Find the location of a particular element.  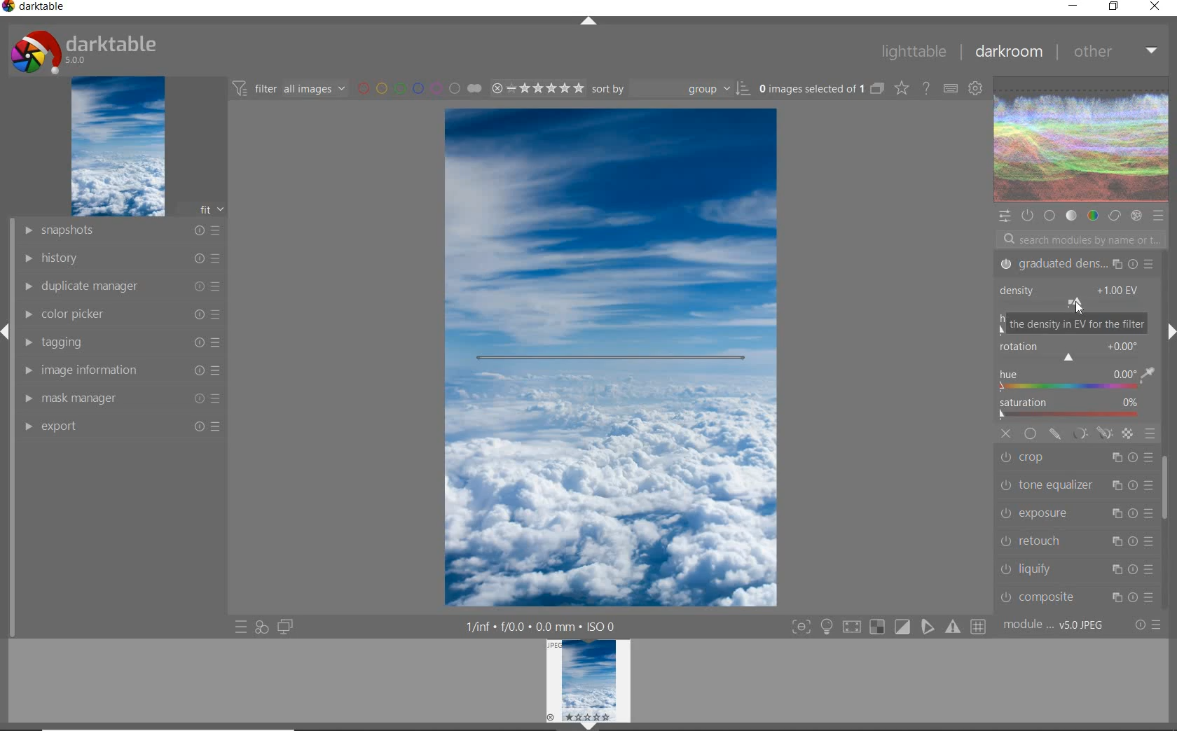

SHOW GLOBAL PREFERENCE is located at coordinates (975, 90).